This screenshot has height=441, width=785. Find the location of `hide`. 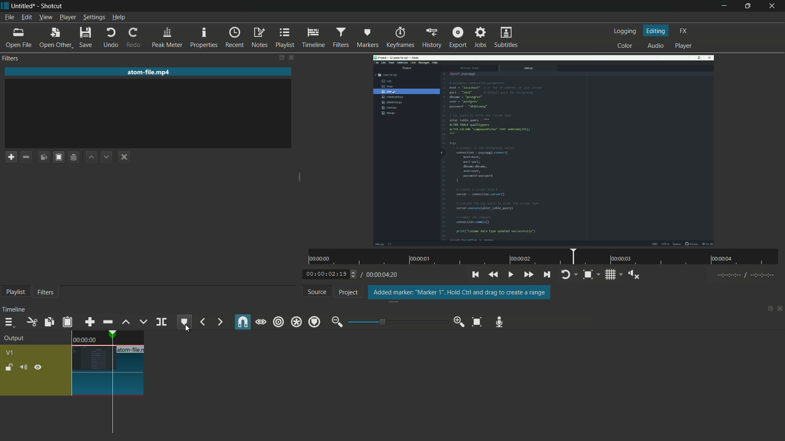

hide is located at coordinates (39, 367).